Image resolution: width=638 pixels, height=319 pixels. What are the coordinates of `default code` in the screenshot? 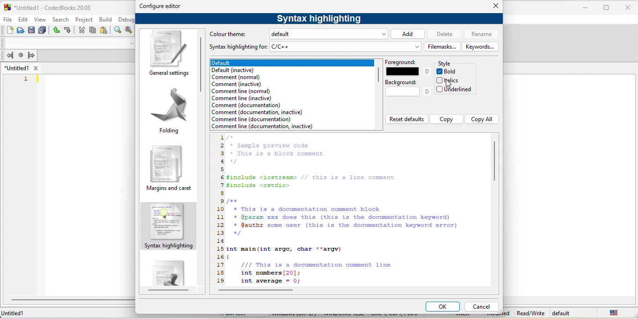 It's located at (168, 270).